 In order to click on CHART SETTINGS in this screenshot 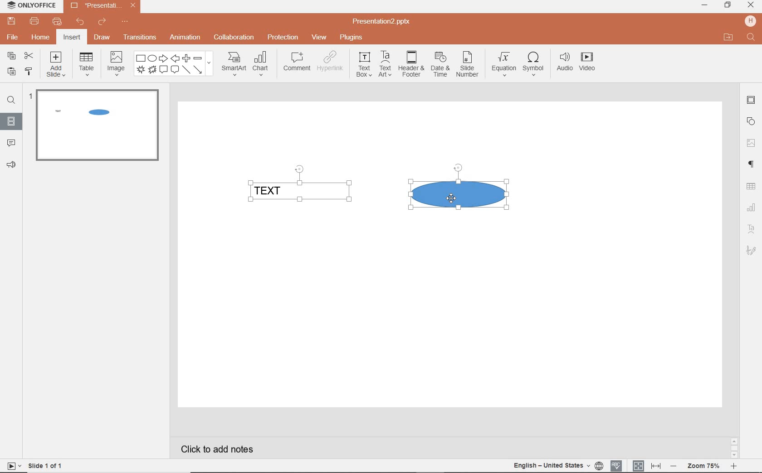, I will do `click(752, 208)`.